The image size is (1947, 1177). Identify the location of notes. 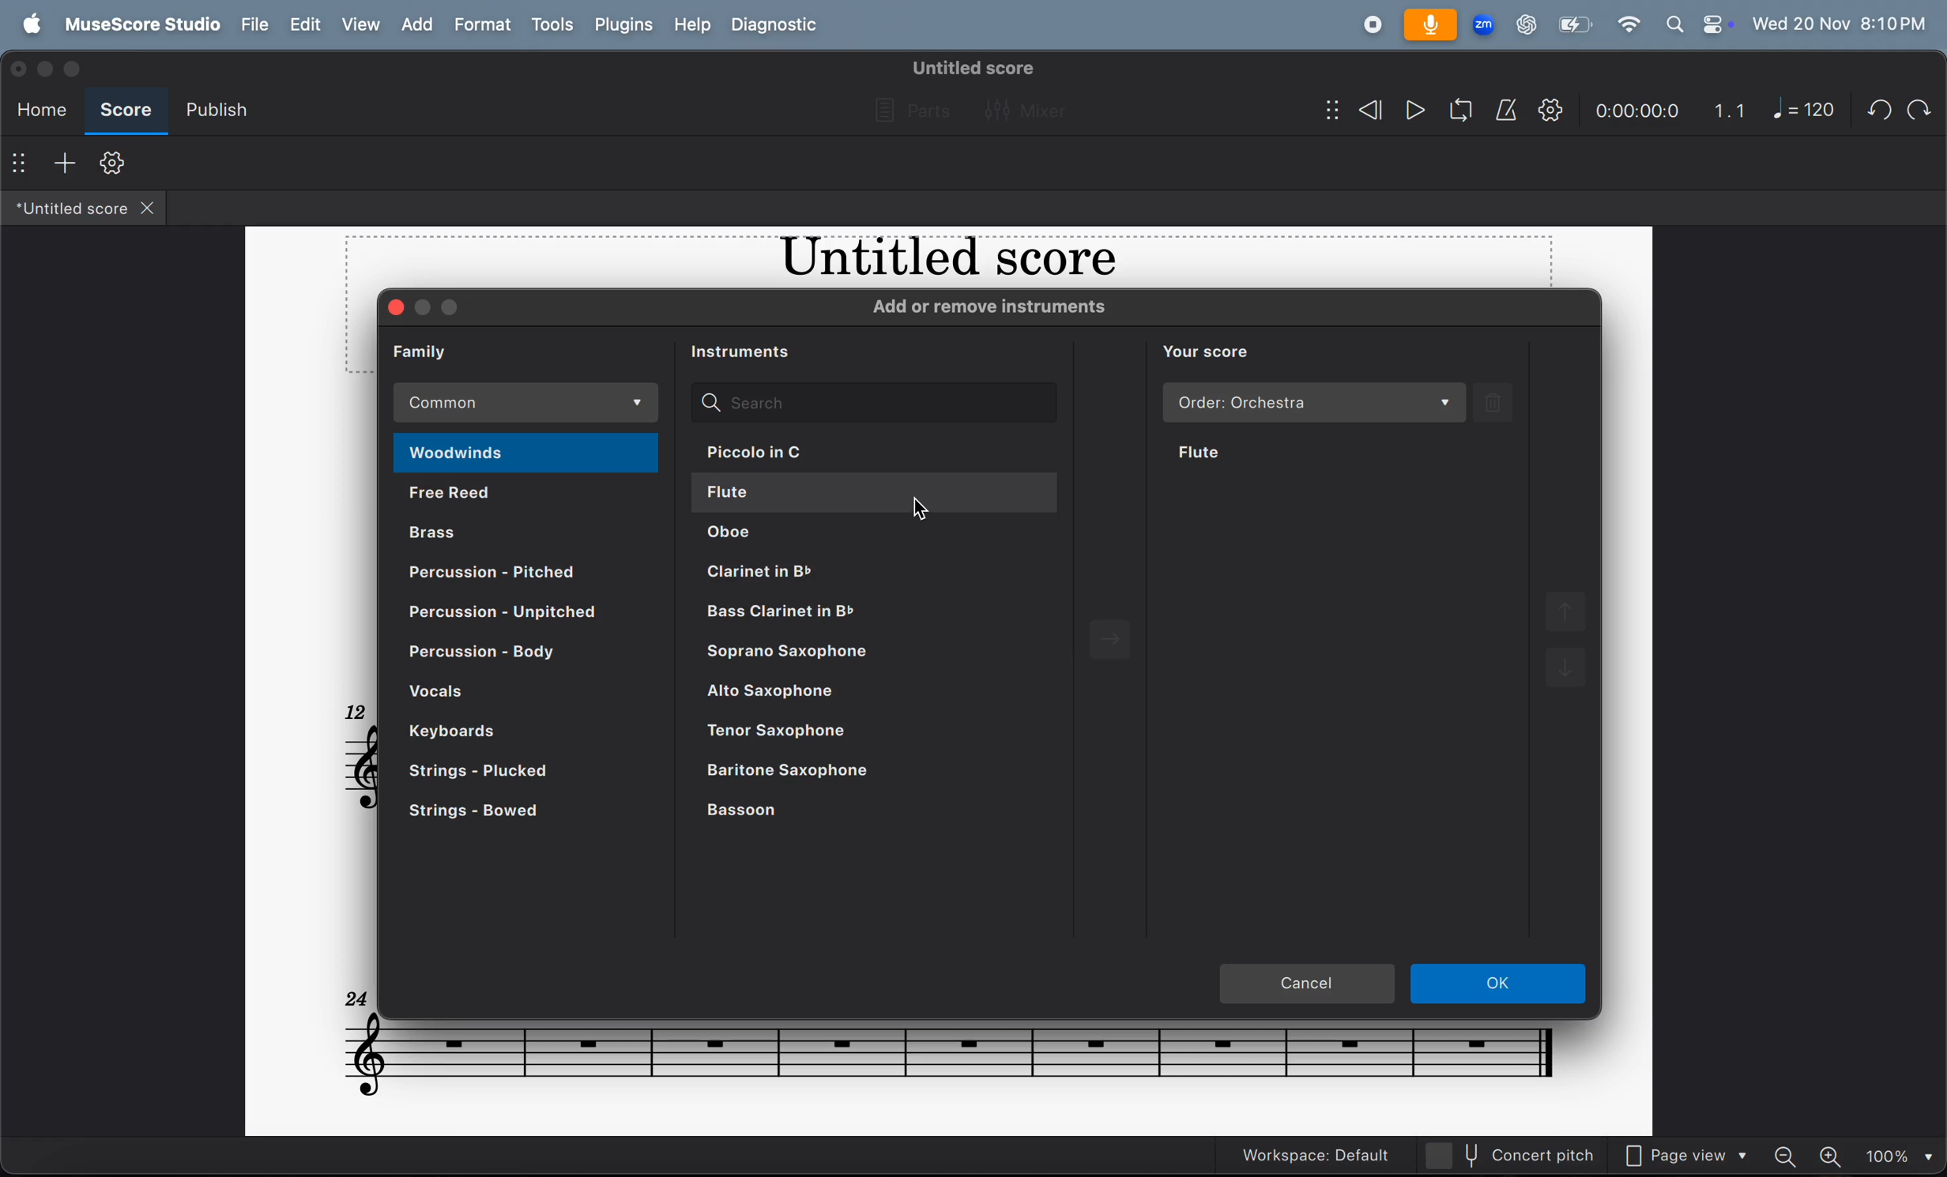
(356, 766).